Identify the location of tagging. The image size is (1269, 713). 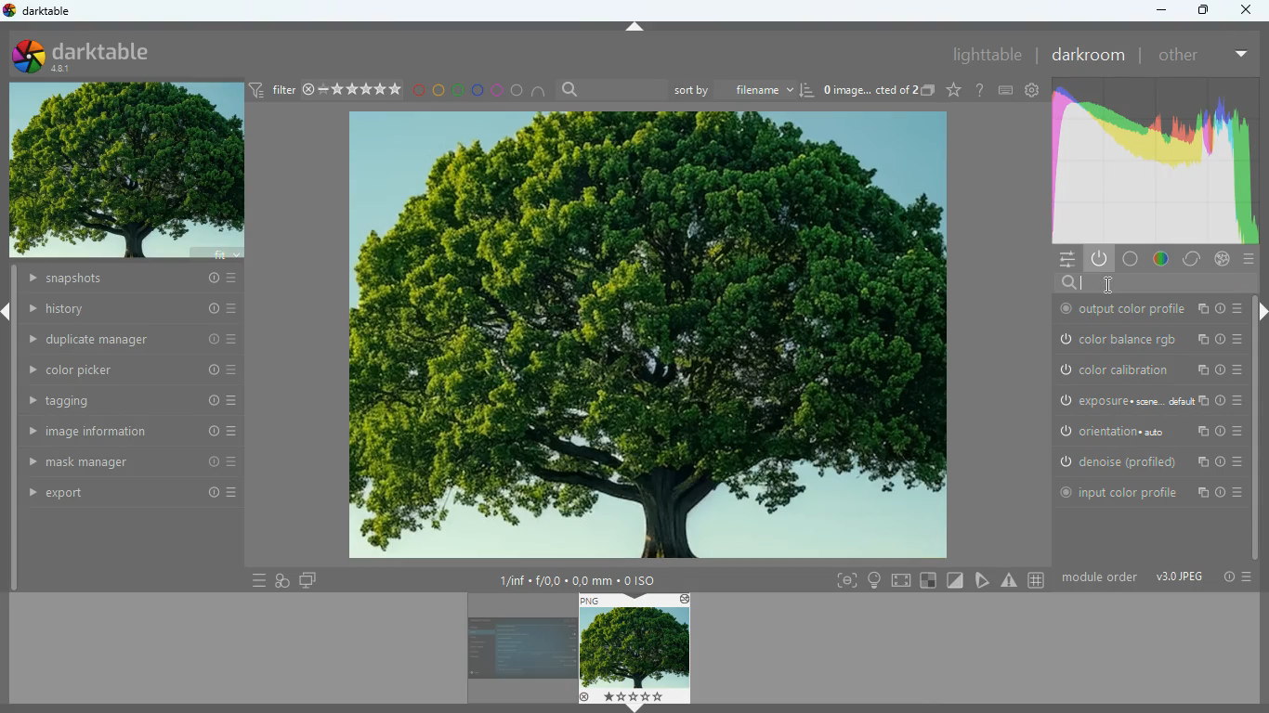
(133, 402).